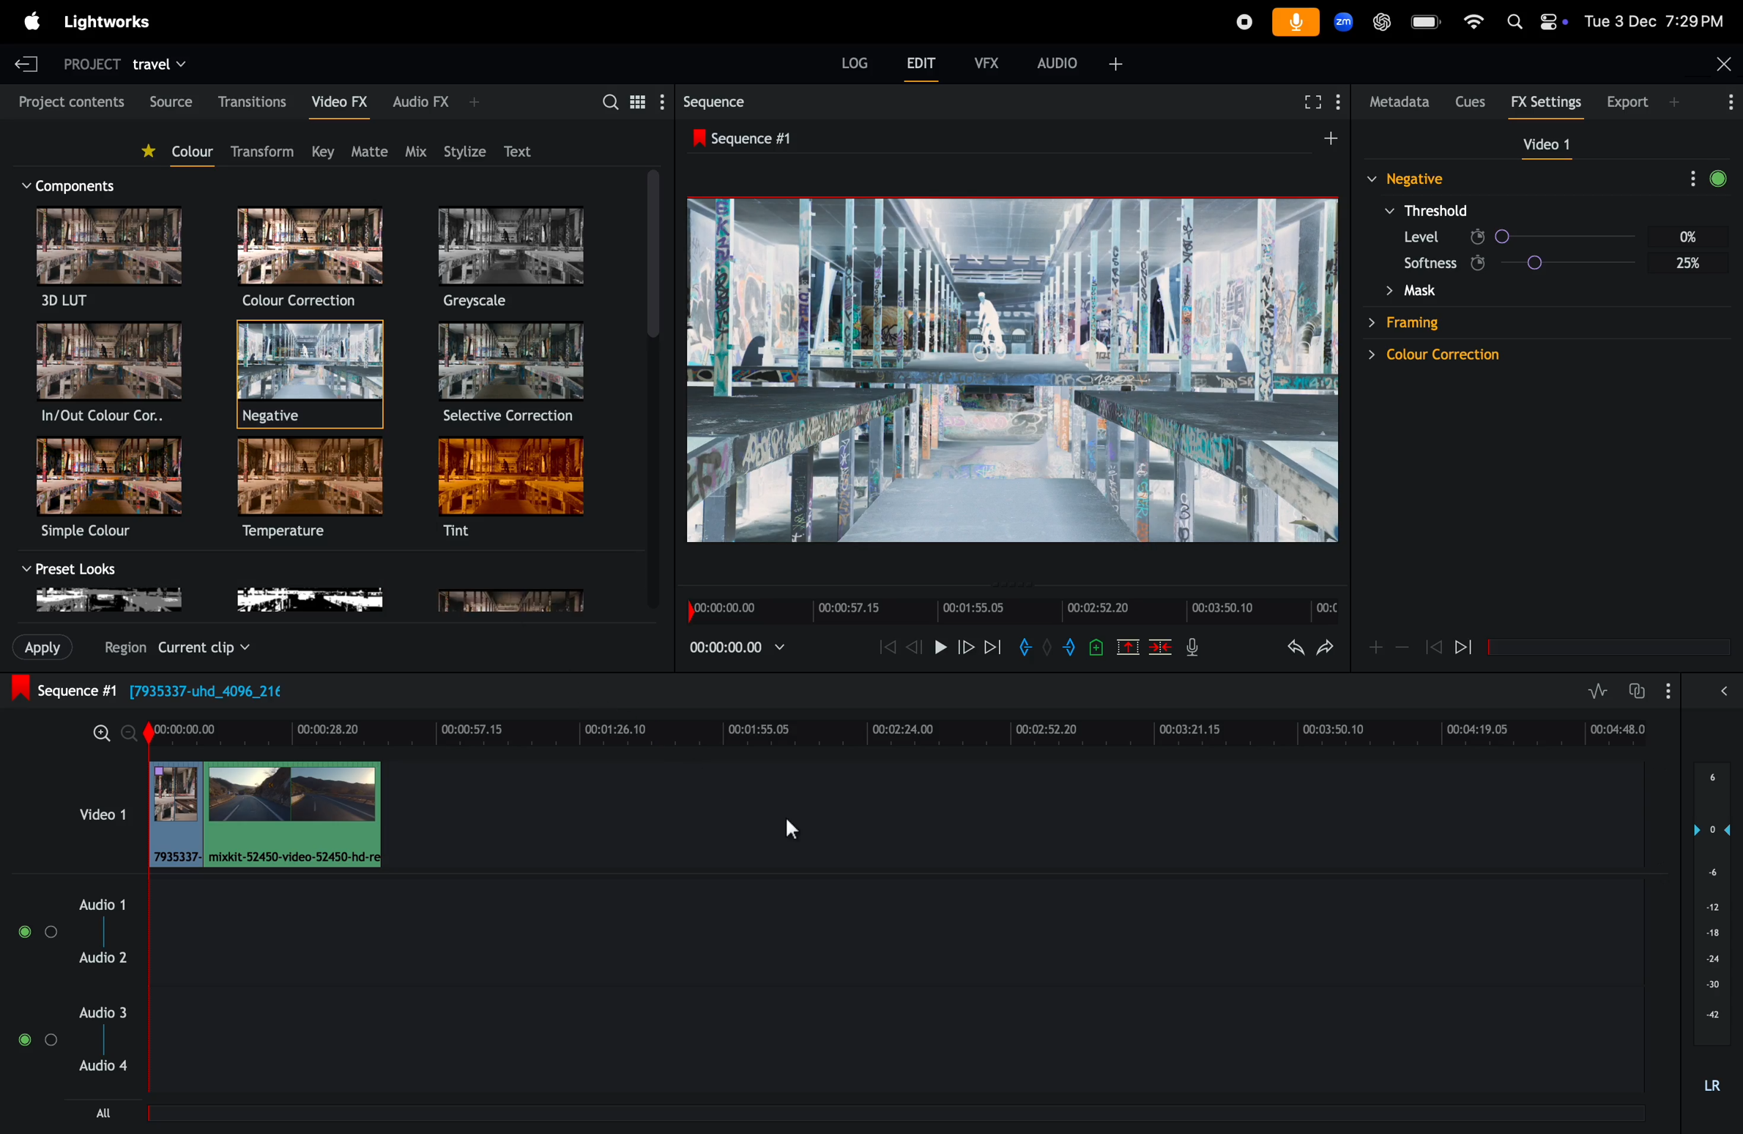 Image resolution: width=1743 pixels, height=1134 pixels. Describe the element at coordinates (1671, 104) in the screenshot. I see `export` at that location.